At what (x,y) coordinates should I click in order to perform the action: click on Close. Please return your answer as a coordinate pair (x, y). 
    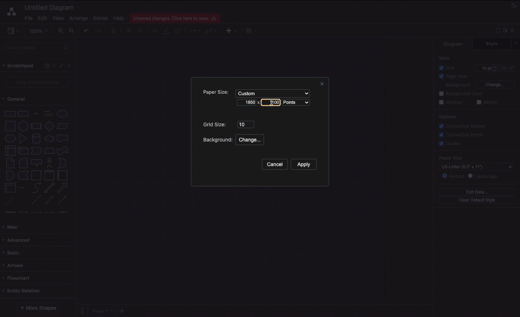
    Looking at the image, I should click on (71, 65).